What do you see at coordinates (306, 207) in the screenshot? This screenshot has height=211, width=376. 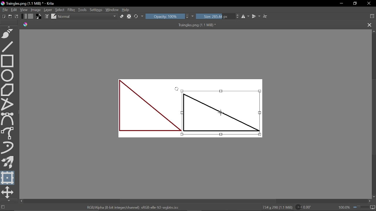 I see `Rotate` at bounding box center [306, 207].